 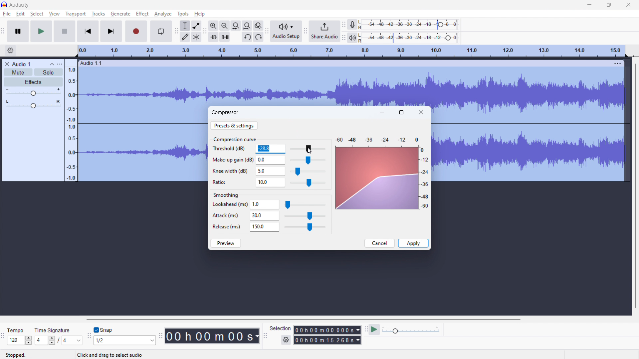 What do you see at coordinates (270, 149) in the screenshot?
I see `-28.8` at bounding box center [270, 149].